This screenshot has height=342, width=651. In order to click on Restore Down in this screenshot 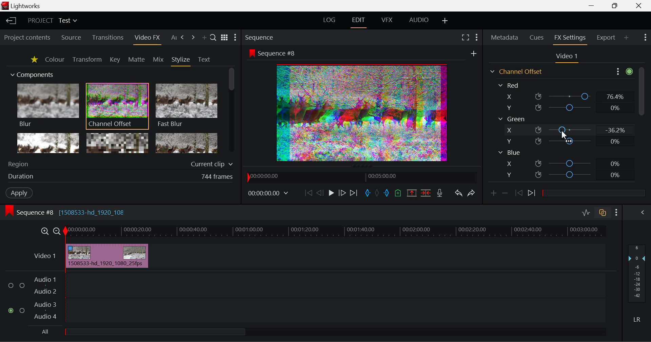, I will do `click(594, 6)`.